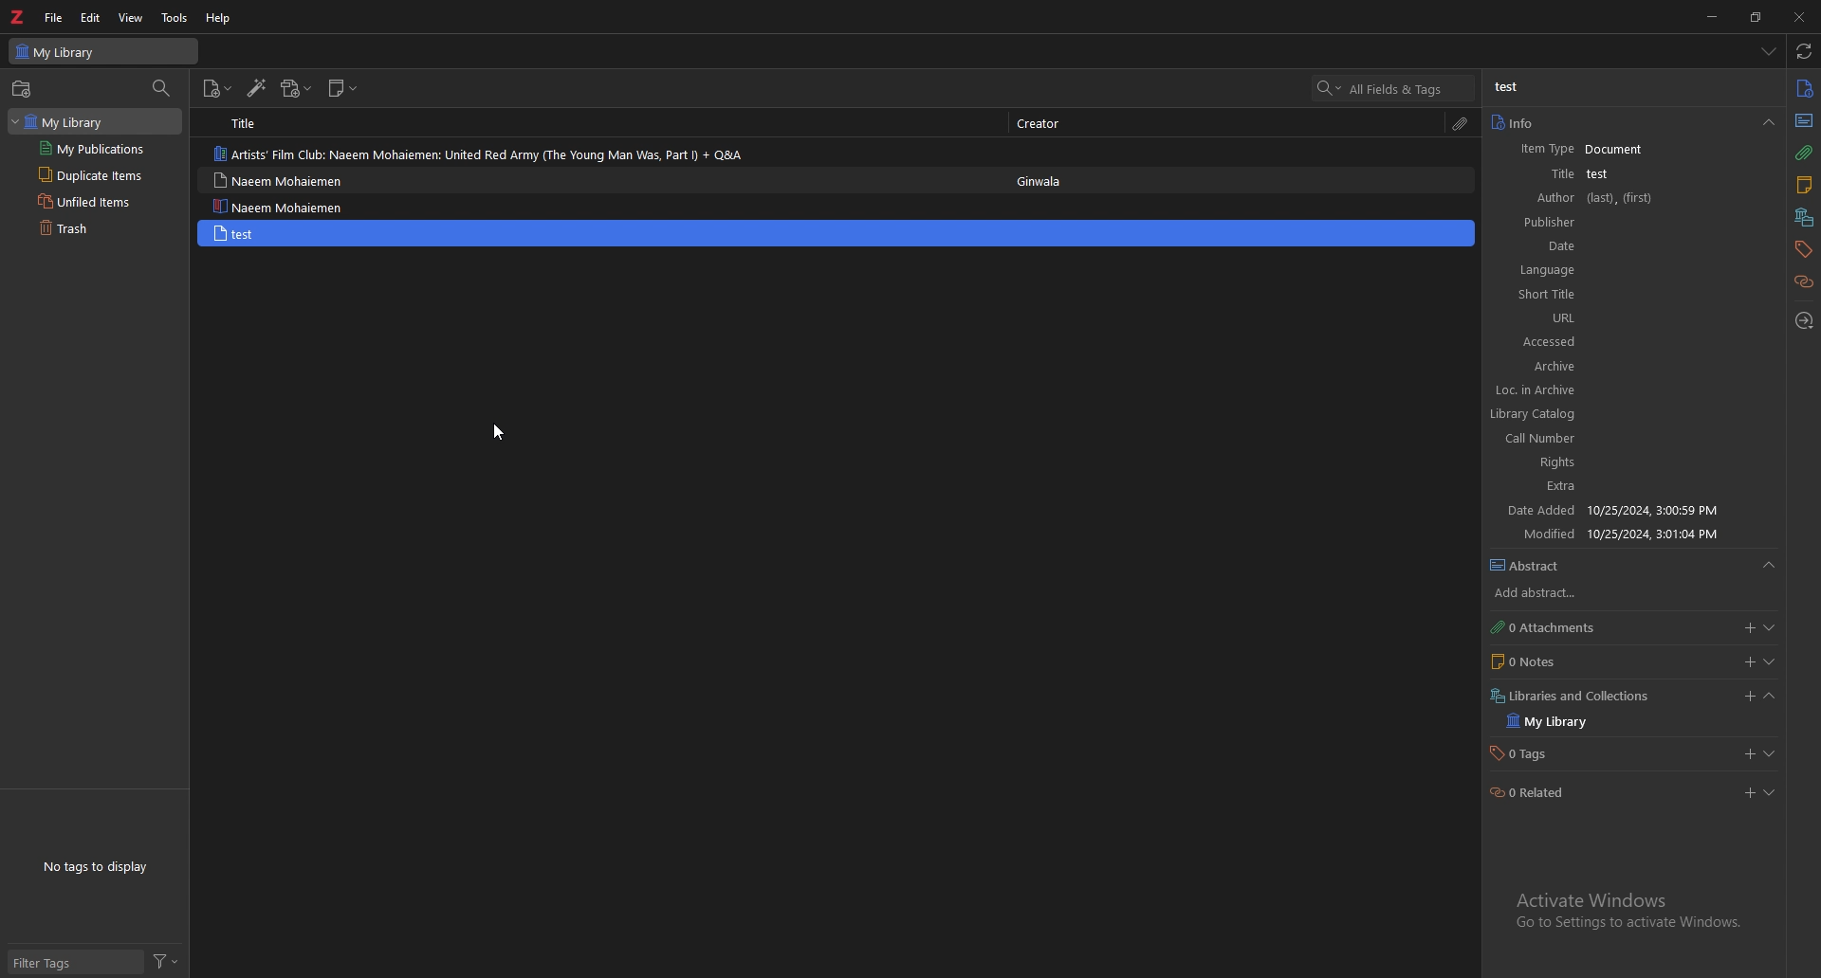  I want to click on test, so click(1508, 86).